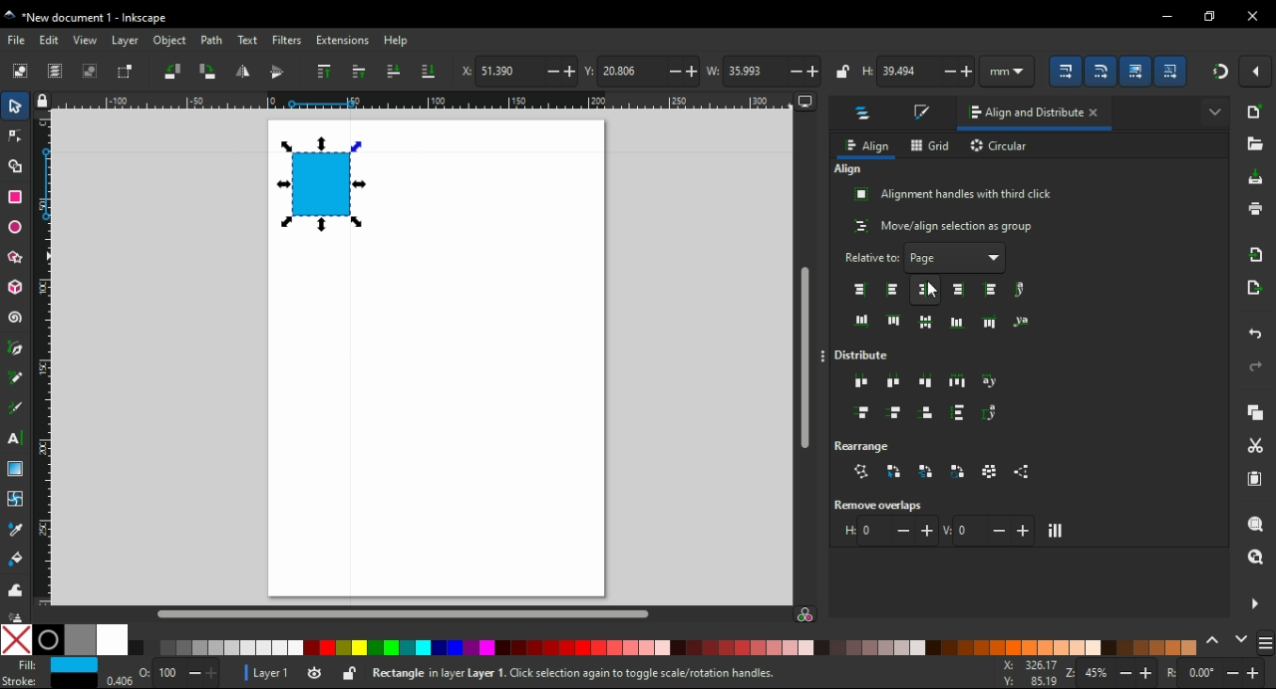  What do you see at coordinates (894, 471) in the screenshot?
I see `exchange positions of selected objects - selection order - selection order` at bounding box center [894, 471].